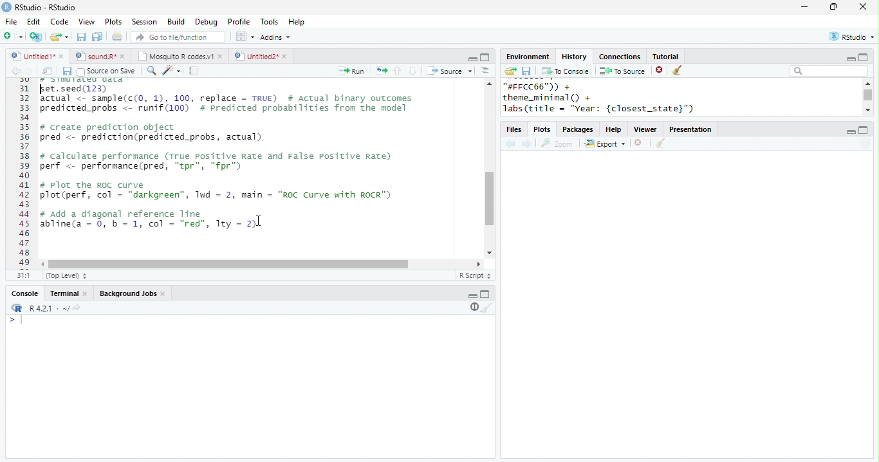  Describe the element at coordinates (13, 36) in the screenshot. I see `new file` at that location.